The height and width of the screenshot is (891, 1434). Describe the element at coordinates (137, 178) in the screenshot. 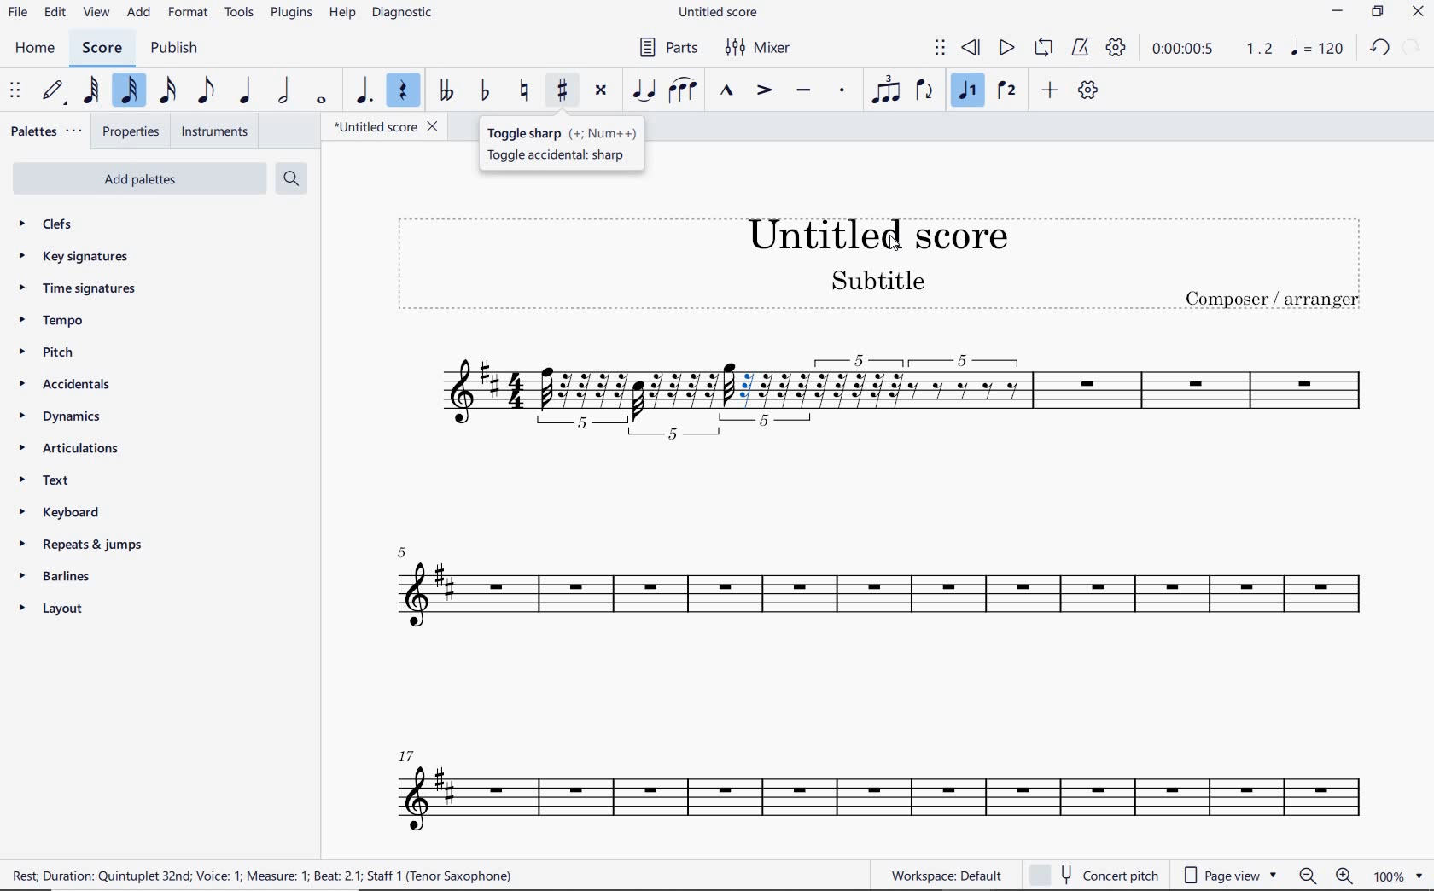

I see `ADD PALETTES` at that location.